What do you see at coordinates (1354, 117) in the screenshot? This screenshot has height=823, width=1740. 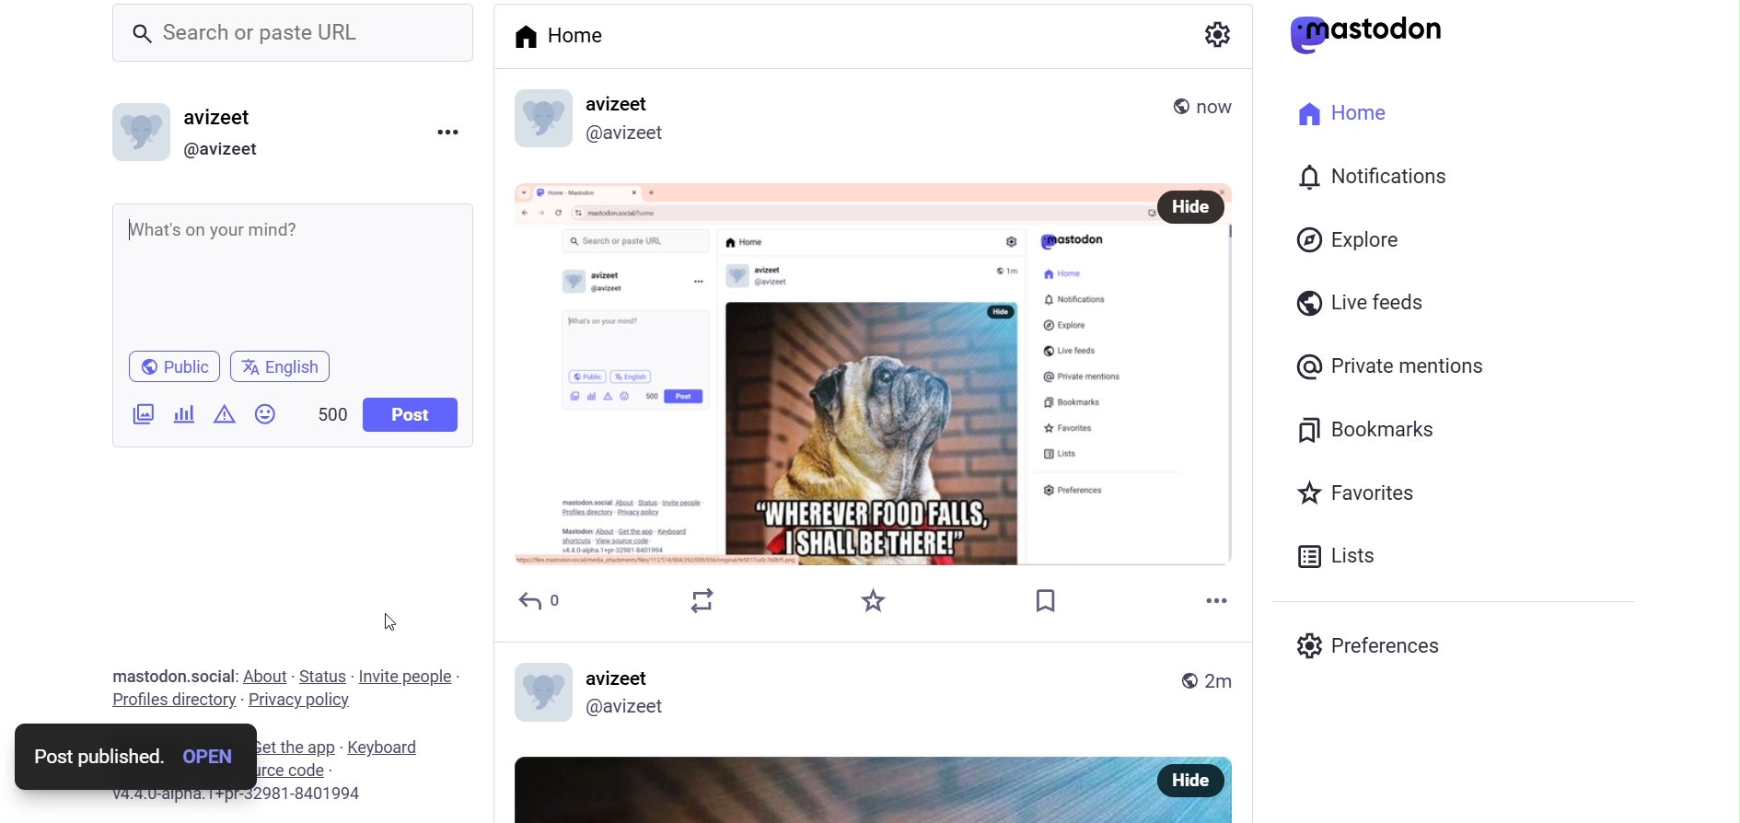 I see `home` at bounding box center [1354, 117].